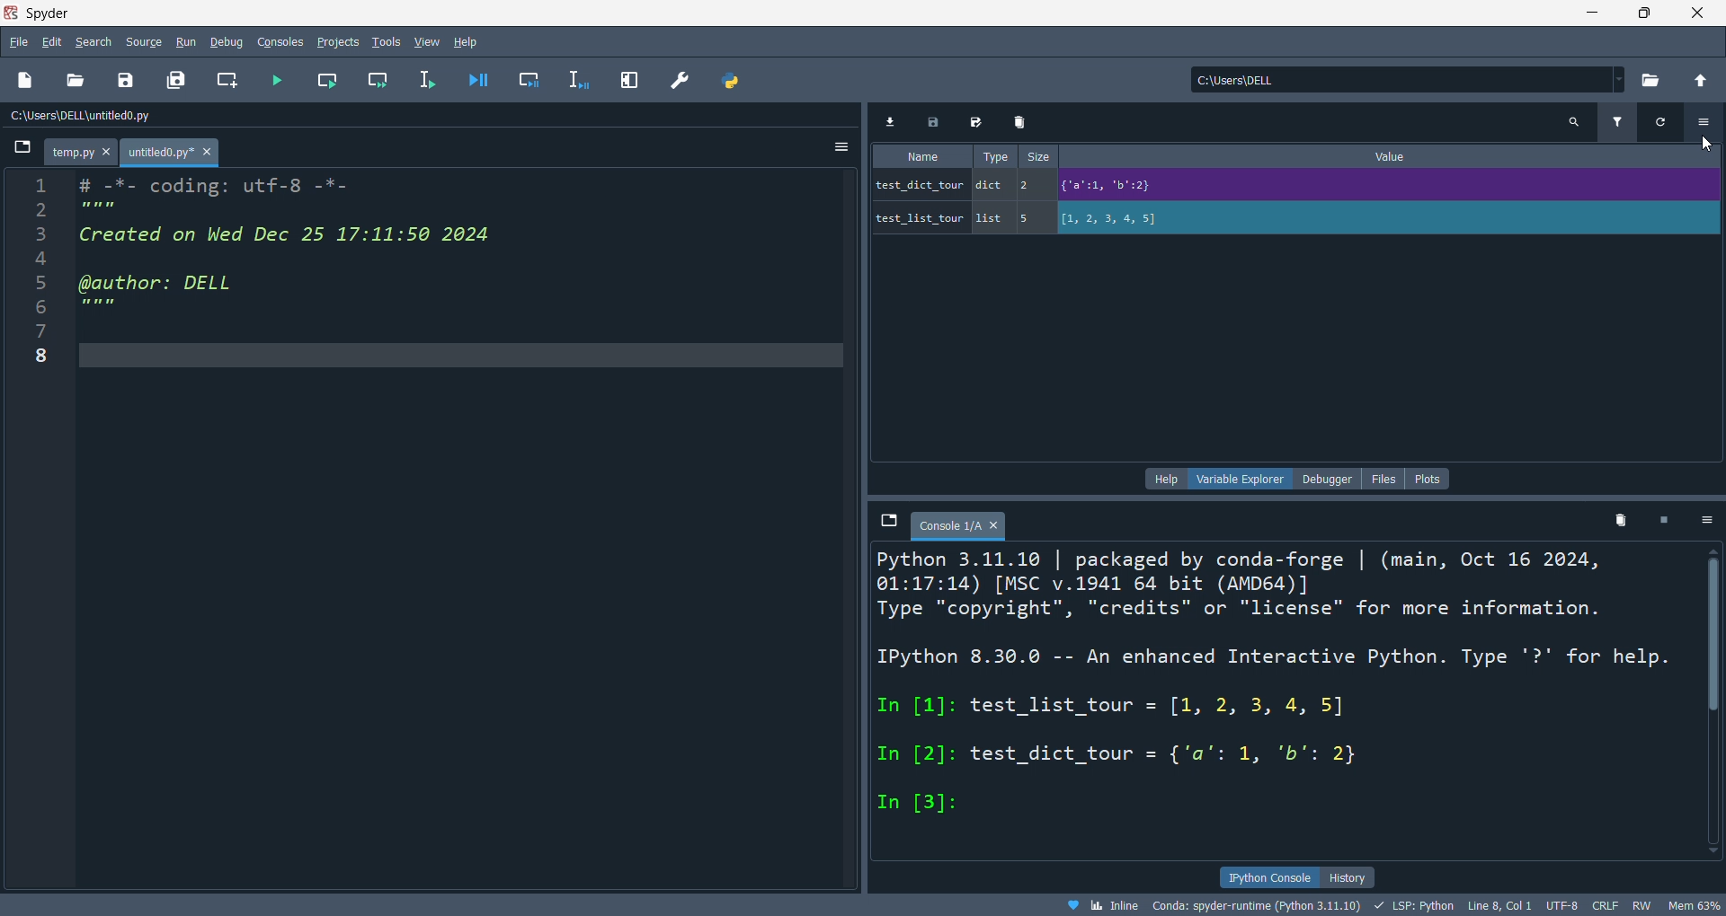  Describe the element at coordinates (1501, 904) in the screenshot. I see `Line8, Col 1` at that location.